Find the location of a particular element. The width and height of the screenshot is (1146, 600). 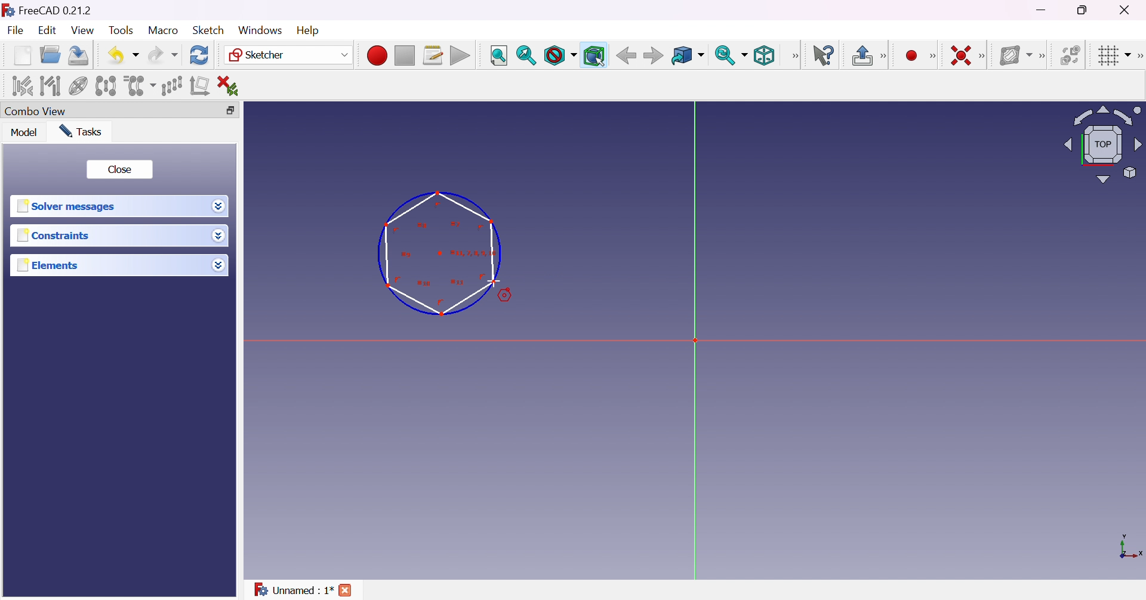

Tools is located at coordinates (123, 31).